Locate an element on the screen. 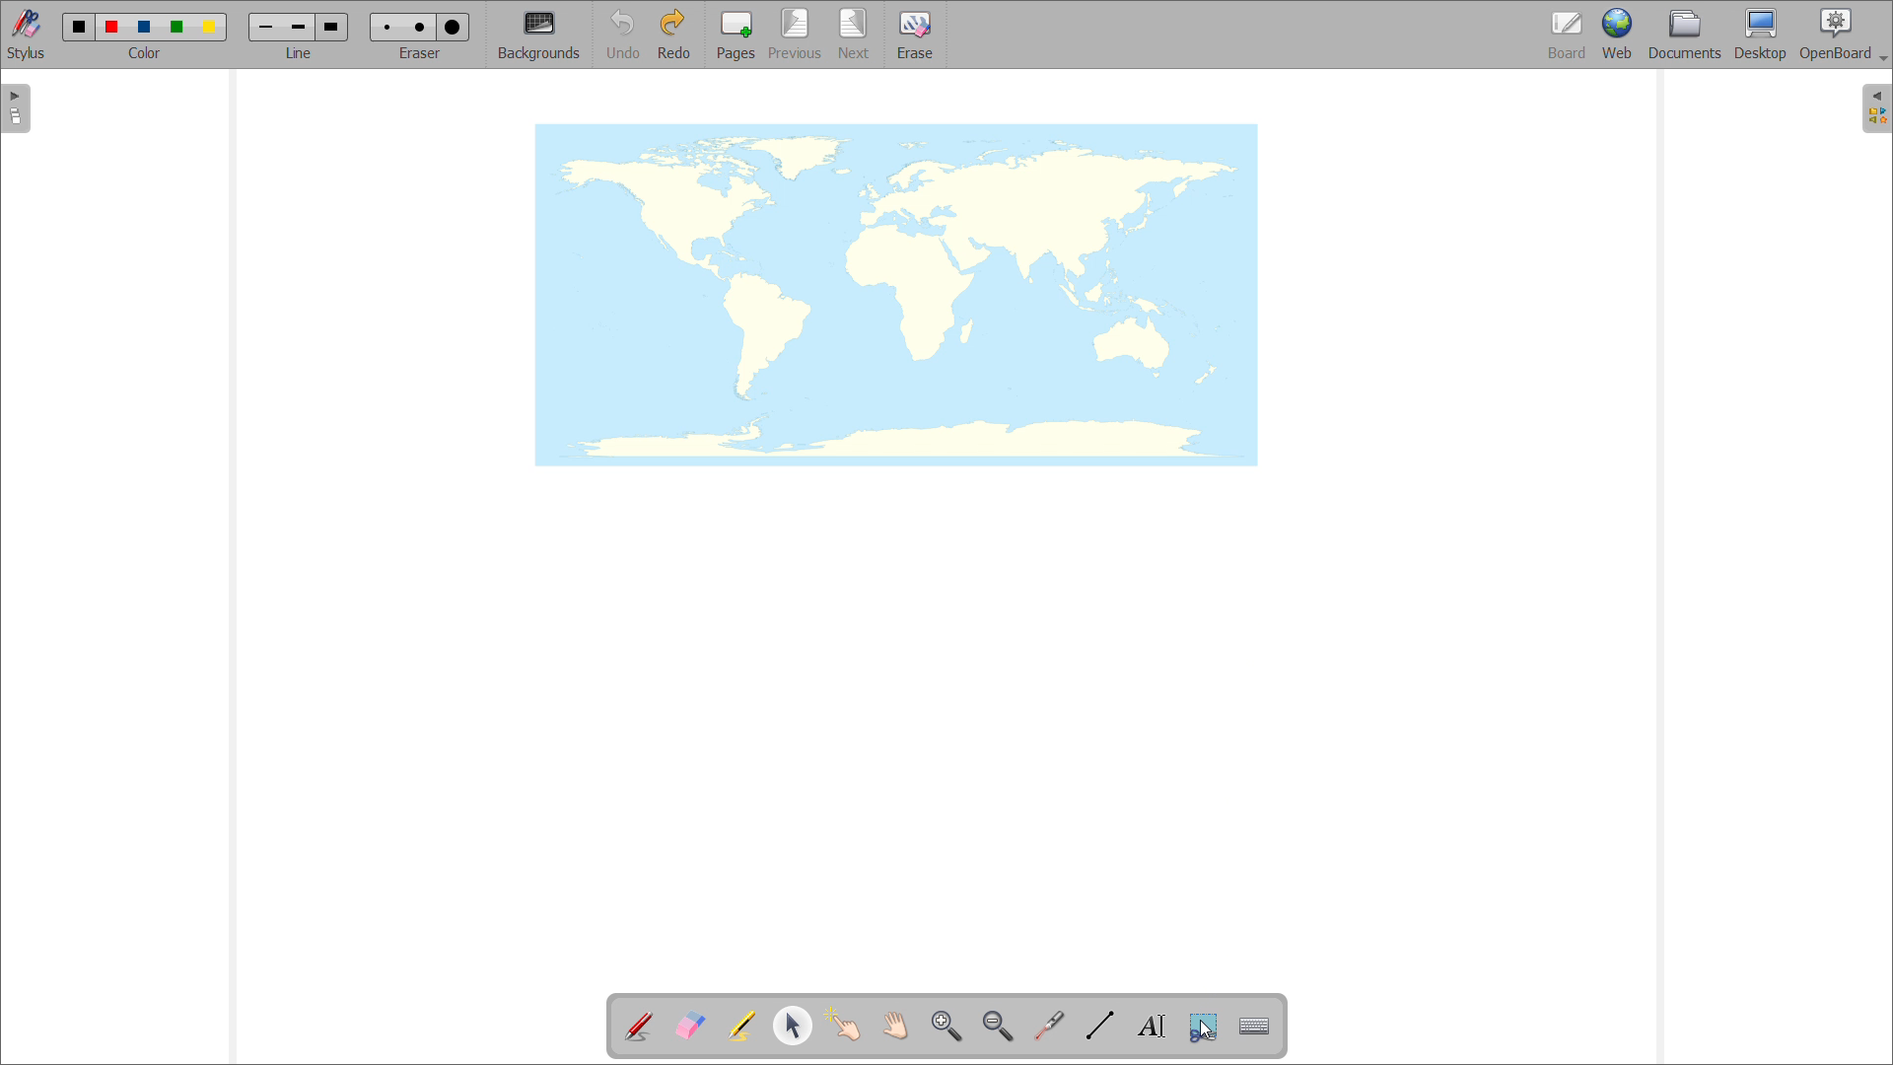 The width and height of the screenshot is (1893, 1065). capture part of the screen is located at coordinates (1203, 1028).